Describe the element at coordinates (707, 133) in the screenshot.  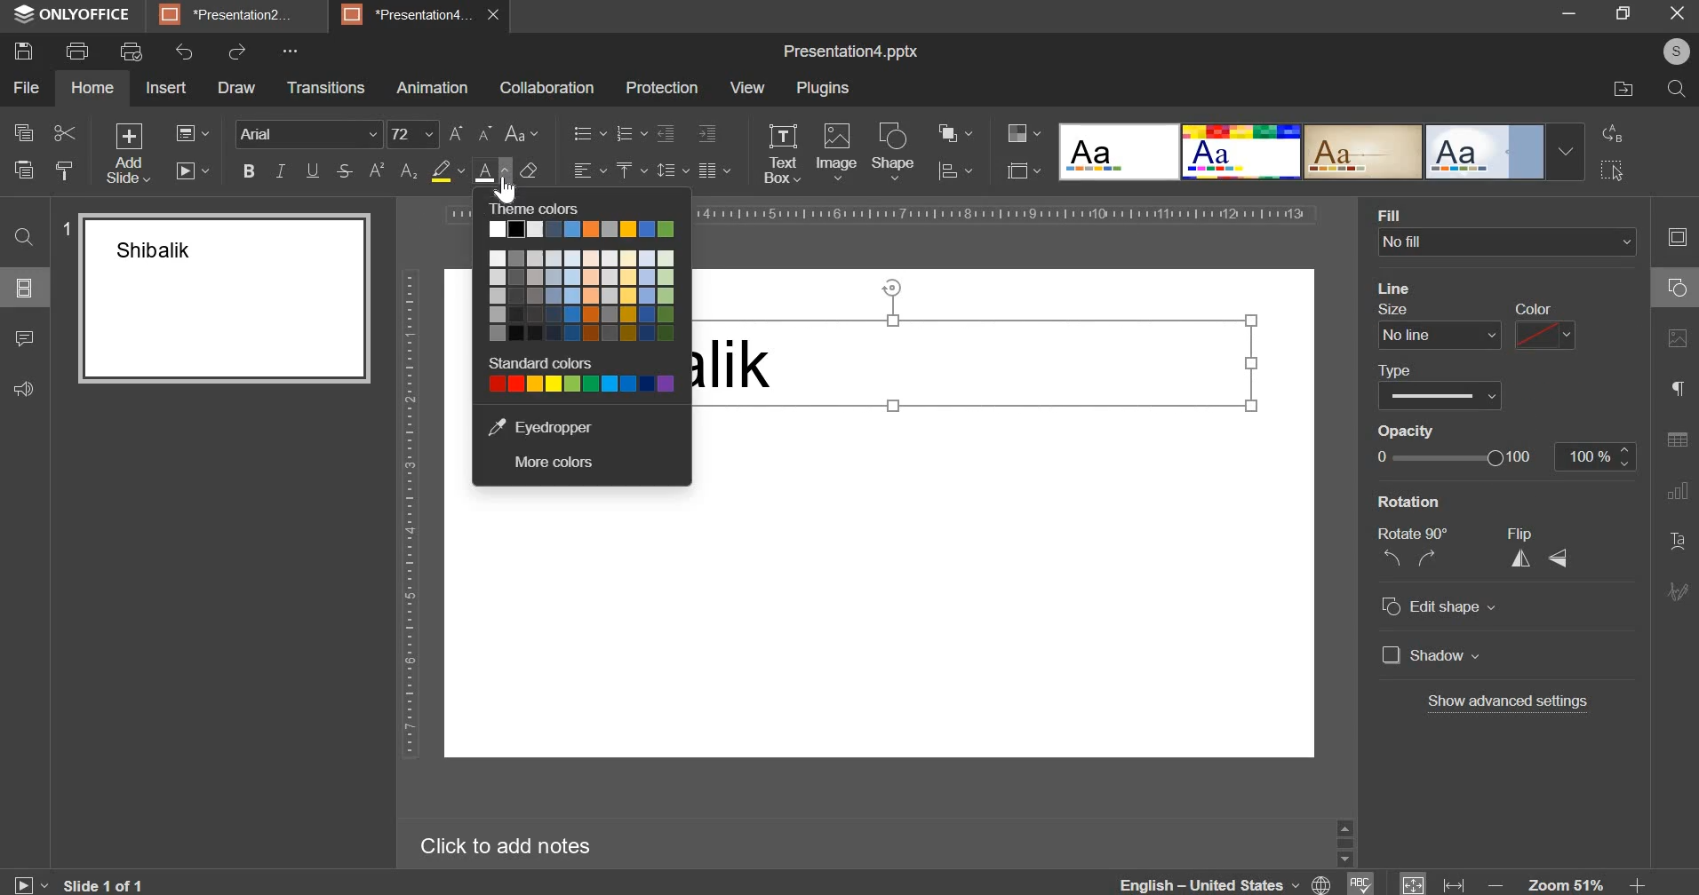
I see `increase indent` at that location.